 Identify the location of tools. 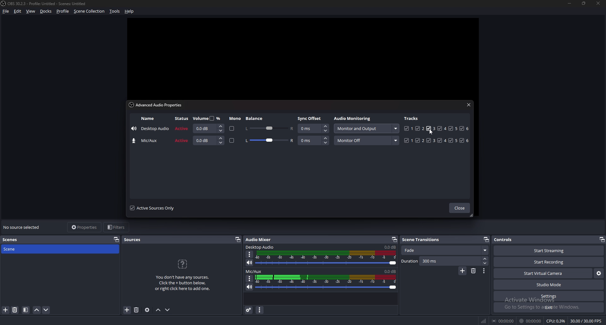
(114, 12).